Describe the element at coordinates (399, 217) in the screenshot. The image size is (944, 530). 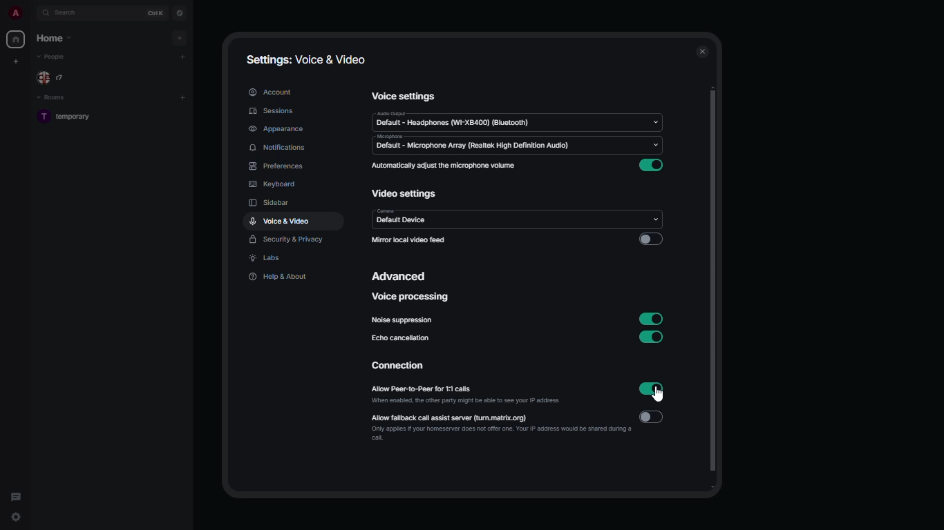
I see `camera default` at that location.